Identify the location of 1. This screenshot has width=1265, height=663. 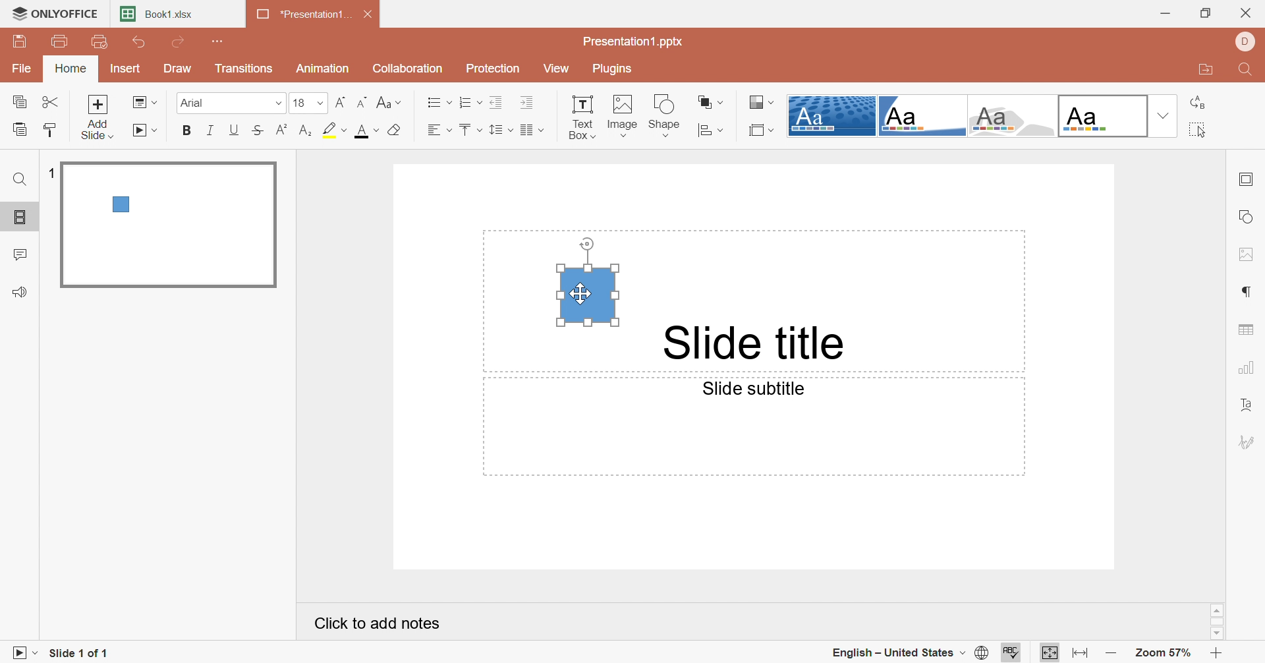
(49, 170).